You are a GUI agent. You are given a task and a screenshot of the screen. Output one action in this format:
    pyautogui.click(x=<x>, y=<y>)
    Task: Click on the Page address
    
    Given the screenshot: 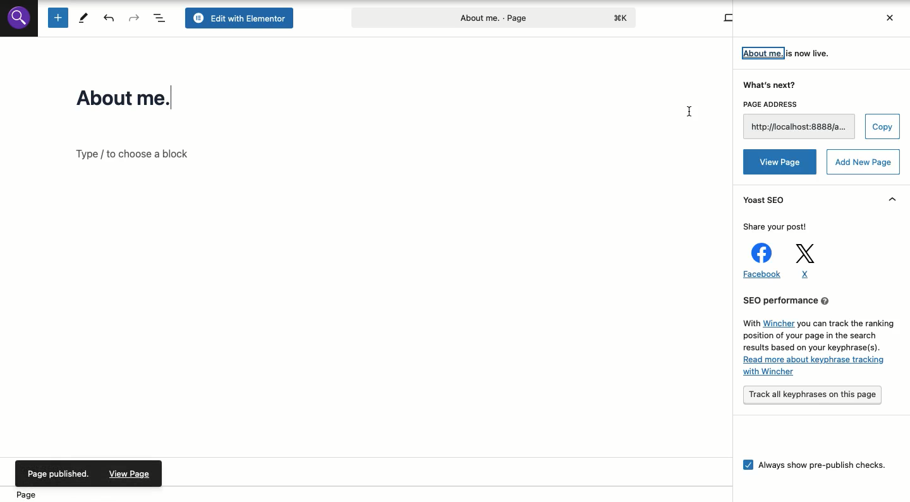 What is the action you would take?
    pyautogui.click(x=798, y=105)
    